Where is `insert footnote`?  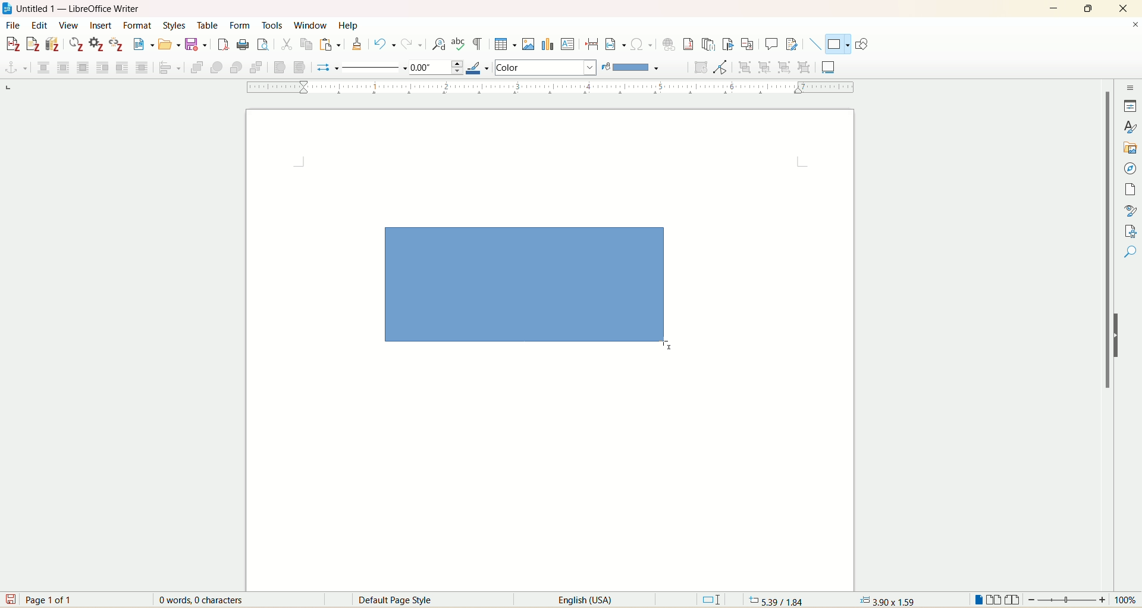
insert footnote is located at coordinates (692, 44).